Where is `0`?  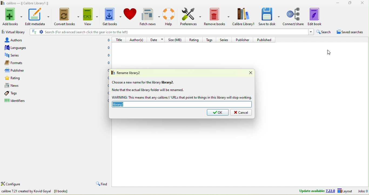 0 is located at coordinates (108, 48).